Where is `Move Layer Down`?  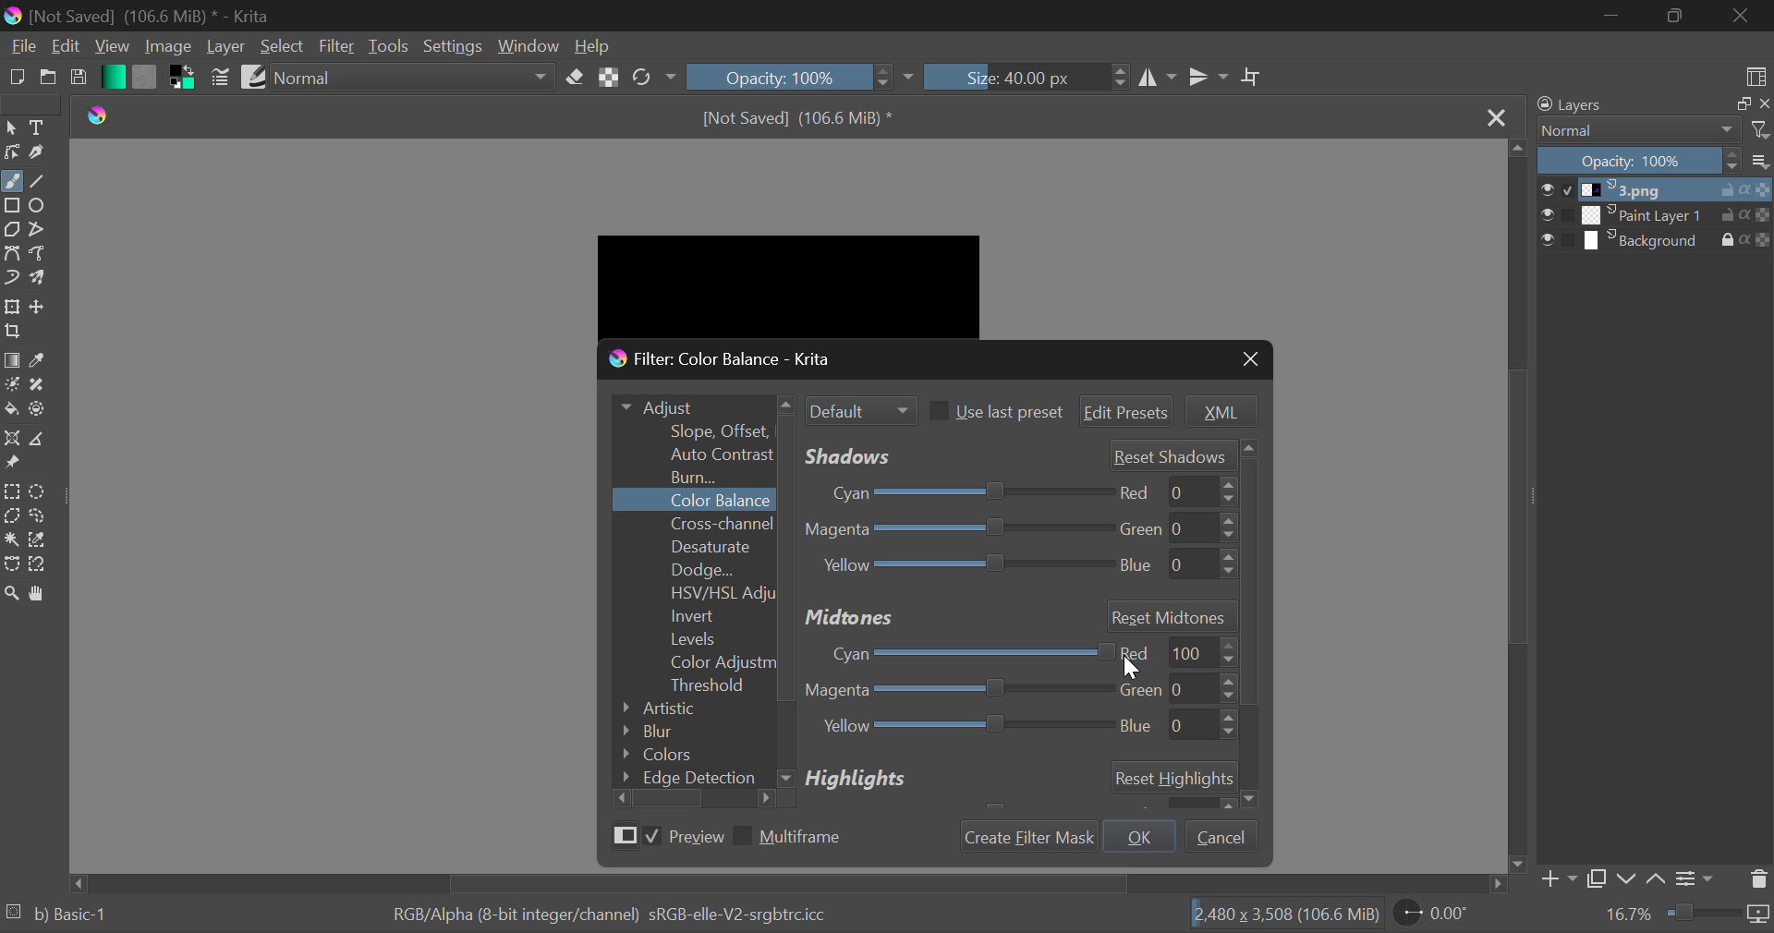 Move Layer Down is located at coordinates (1630, 878).